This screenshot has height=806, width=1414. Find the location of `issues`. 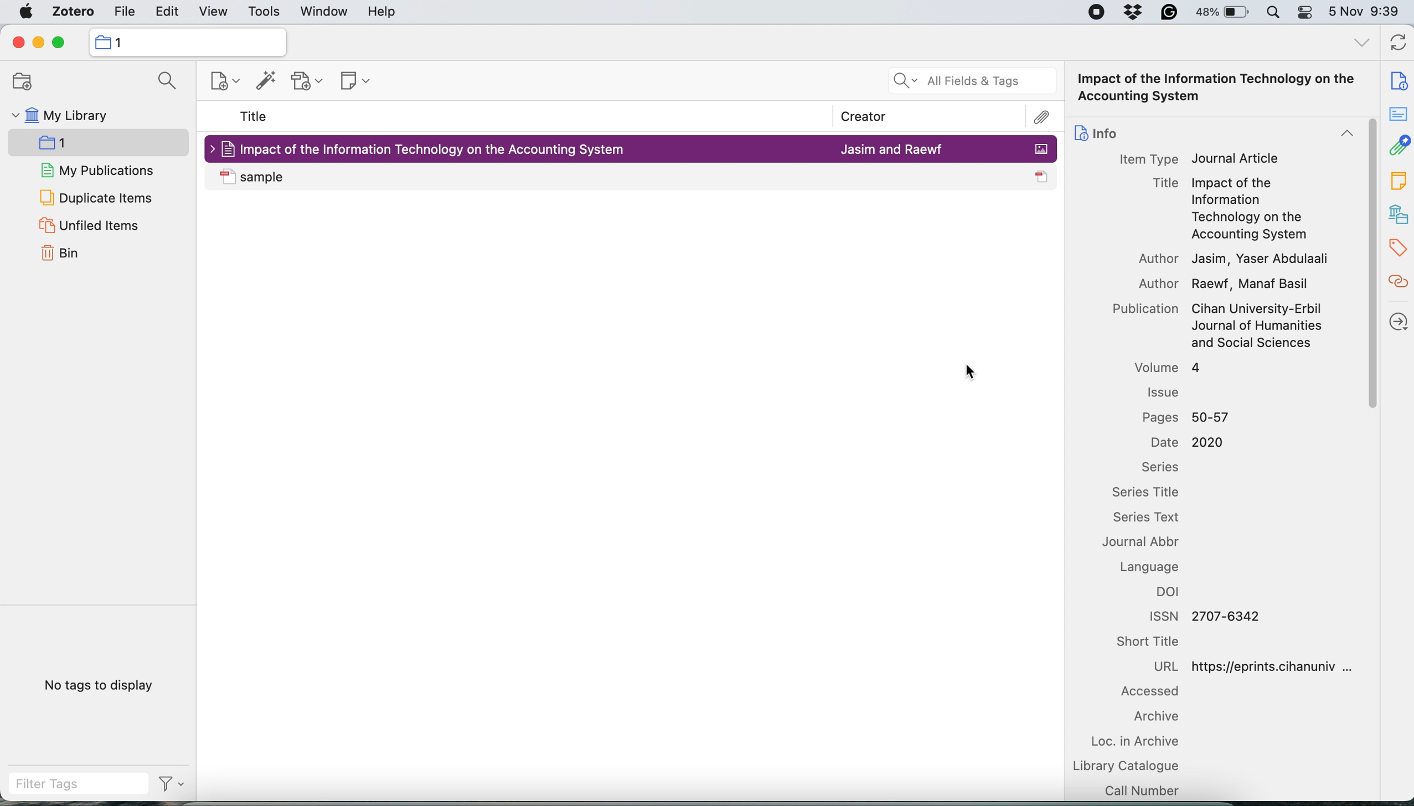

issues is located at coordinates (1163, 391).